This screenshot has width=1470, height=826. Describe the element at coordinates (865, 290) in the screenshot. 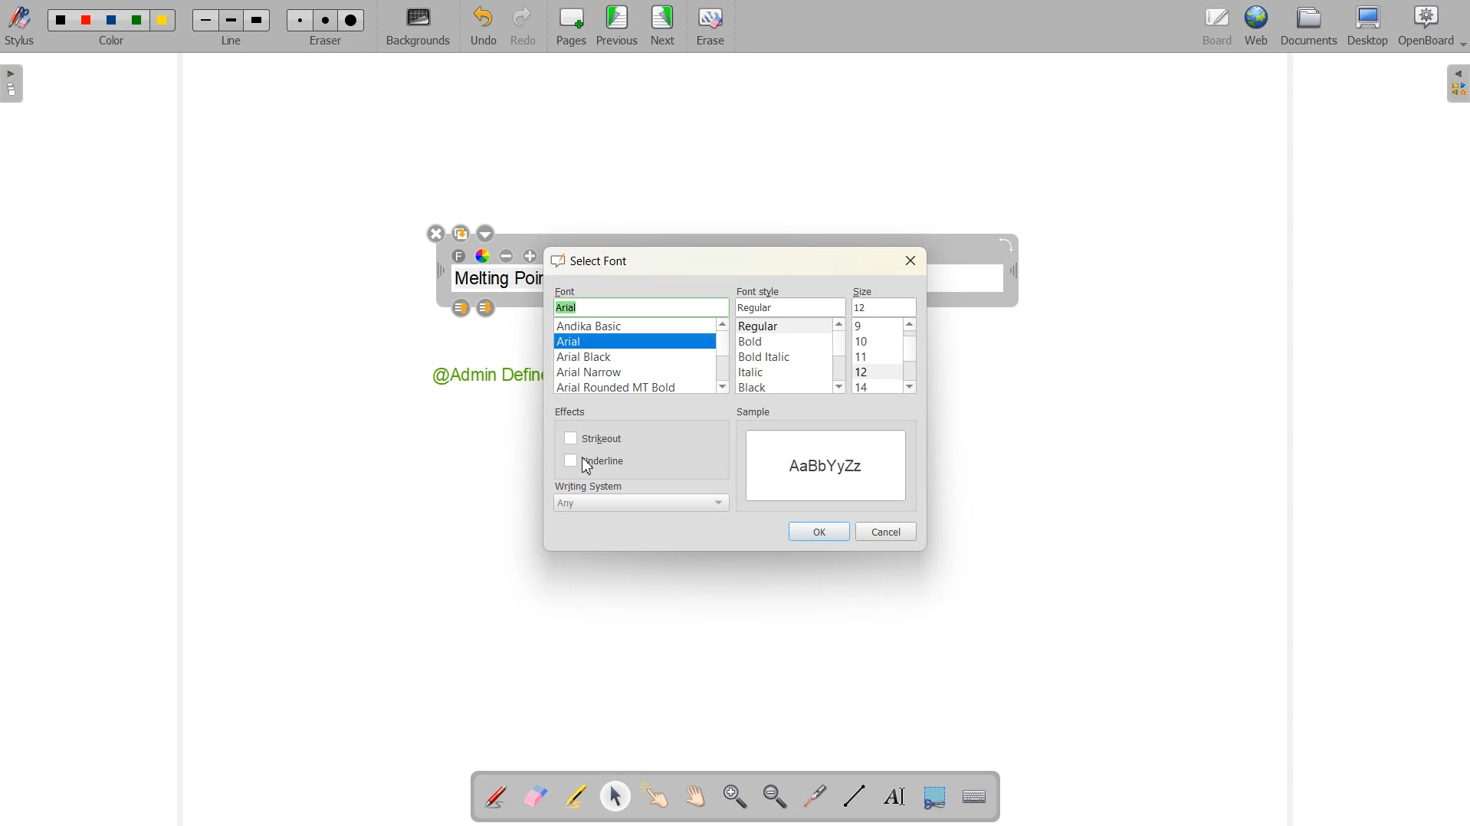

I see `size` at that location.